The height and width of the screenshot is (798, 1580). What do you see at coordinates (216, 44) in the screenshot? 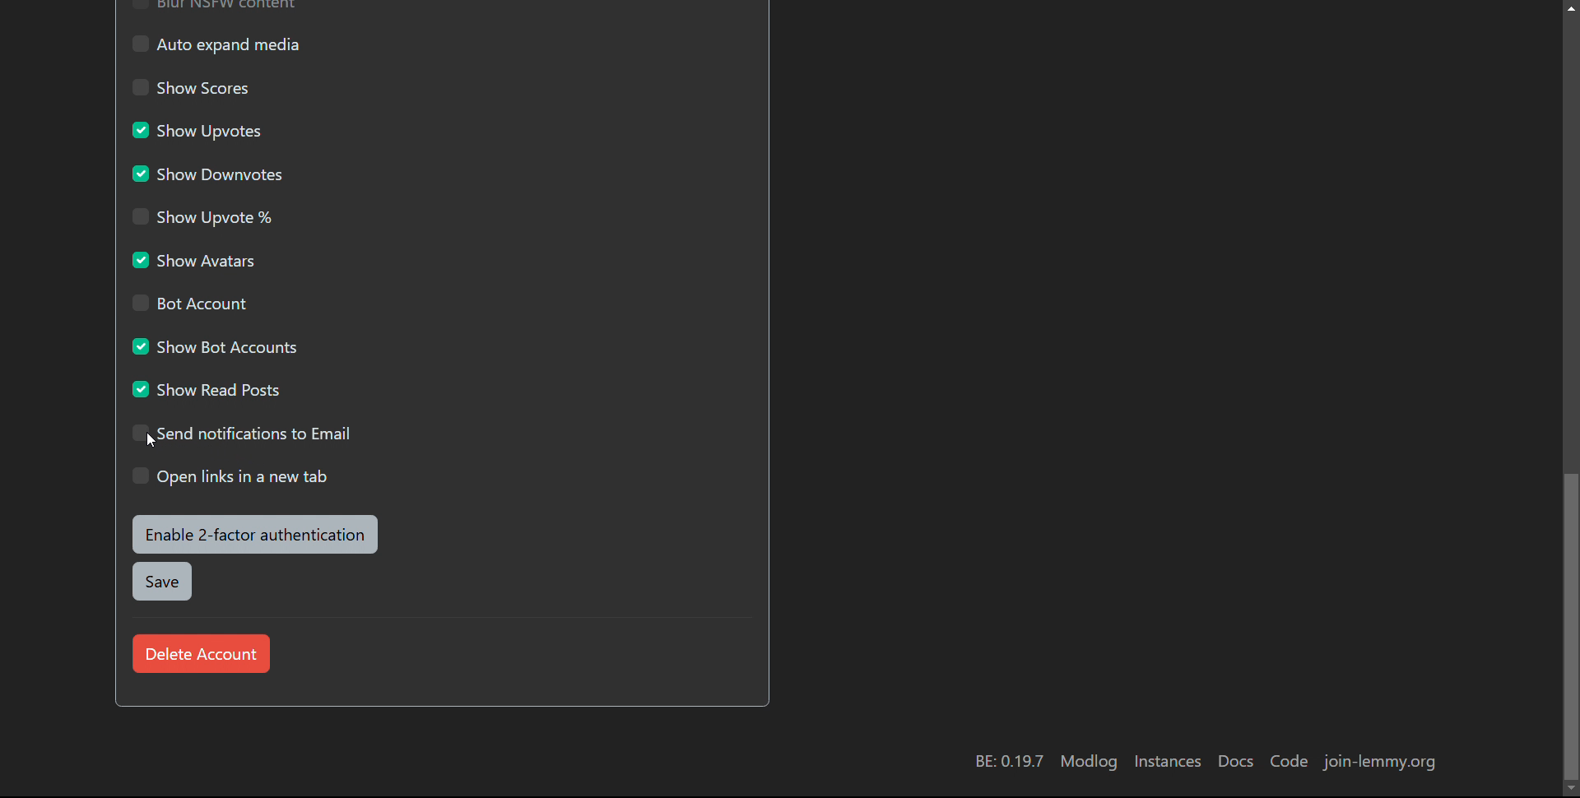
I see `auto expand media` at bounding box center [216, 44].